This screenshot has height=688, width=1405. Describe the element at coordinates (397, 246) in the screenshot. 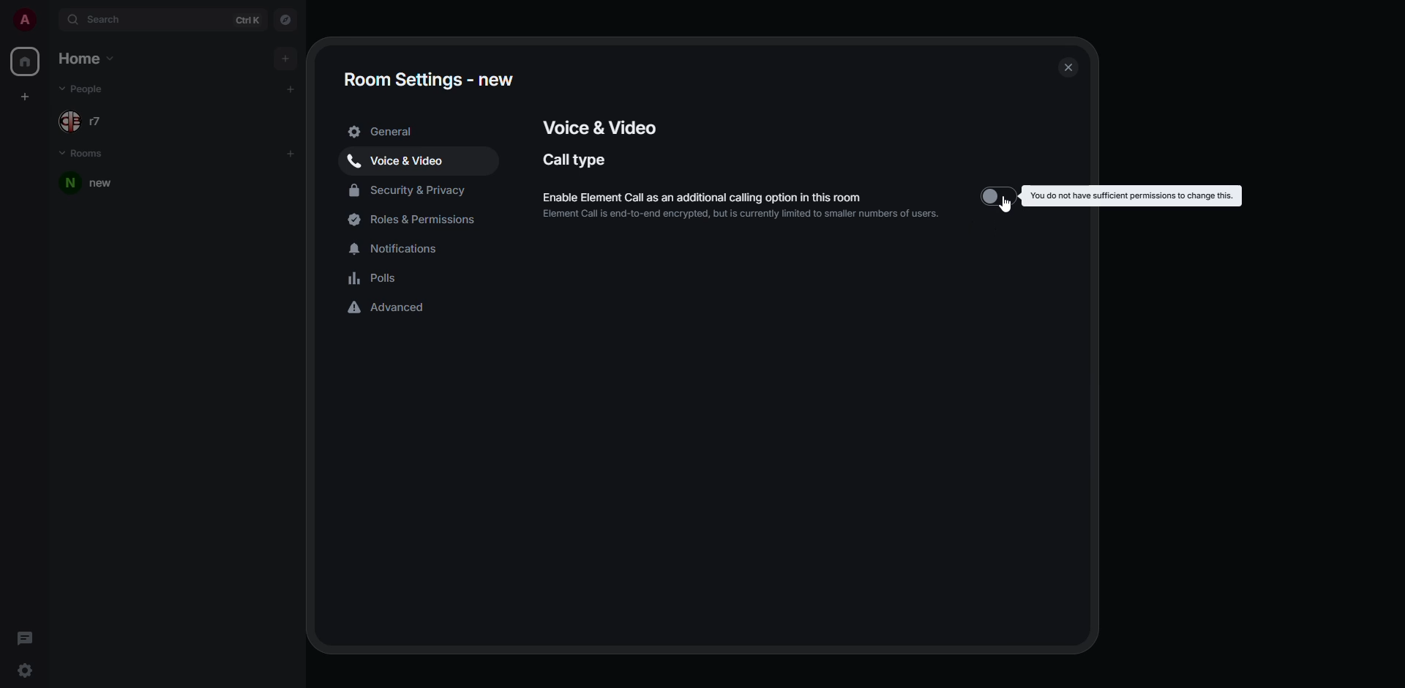

I see `notifications` at that location.